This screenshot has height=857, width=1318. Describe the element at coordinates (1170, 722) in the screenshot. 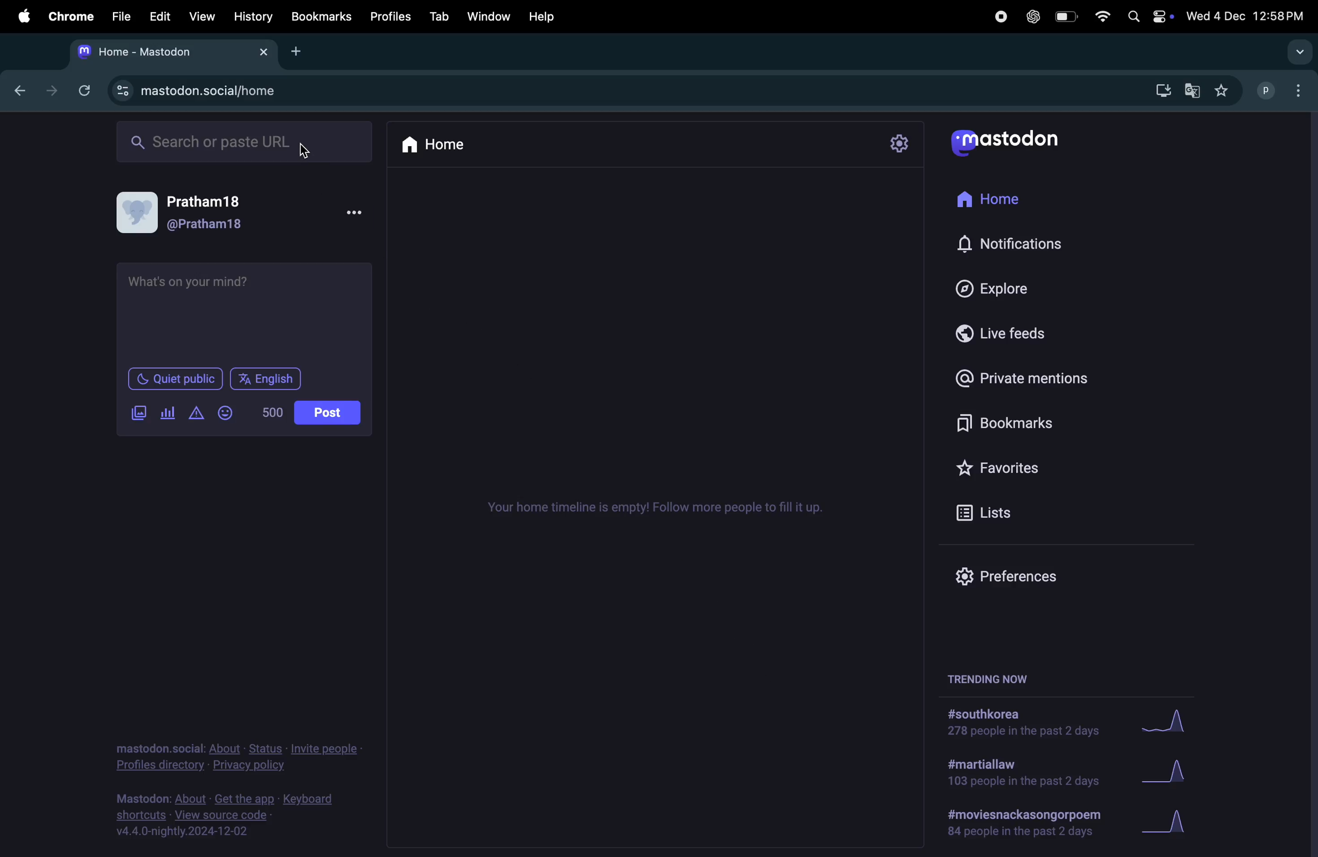

I see `graph` at that location.